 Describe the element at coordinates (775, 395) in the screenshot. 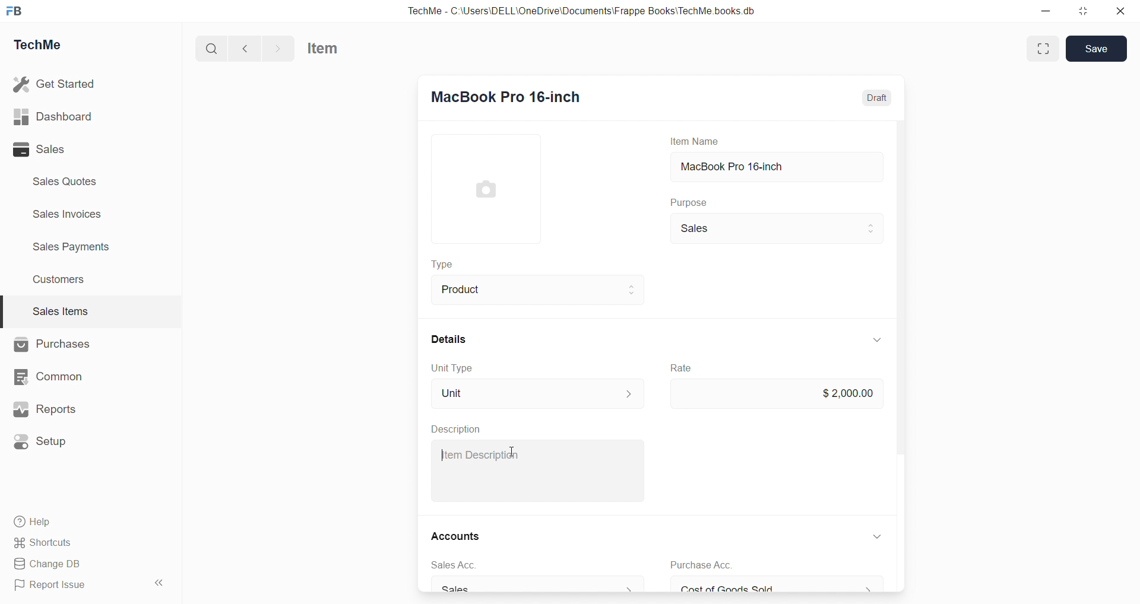

I see `2,000.00` at that location.